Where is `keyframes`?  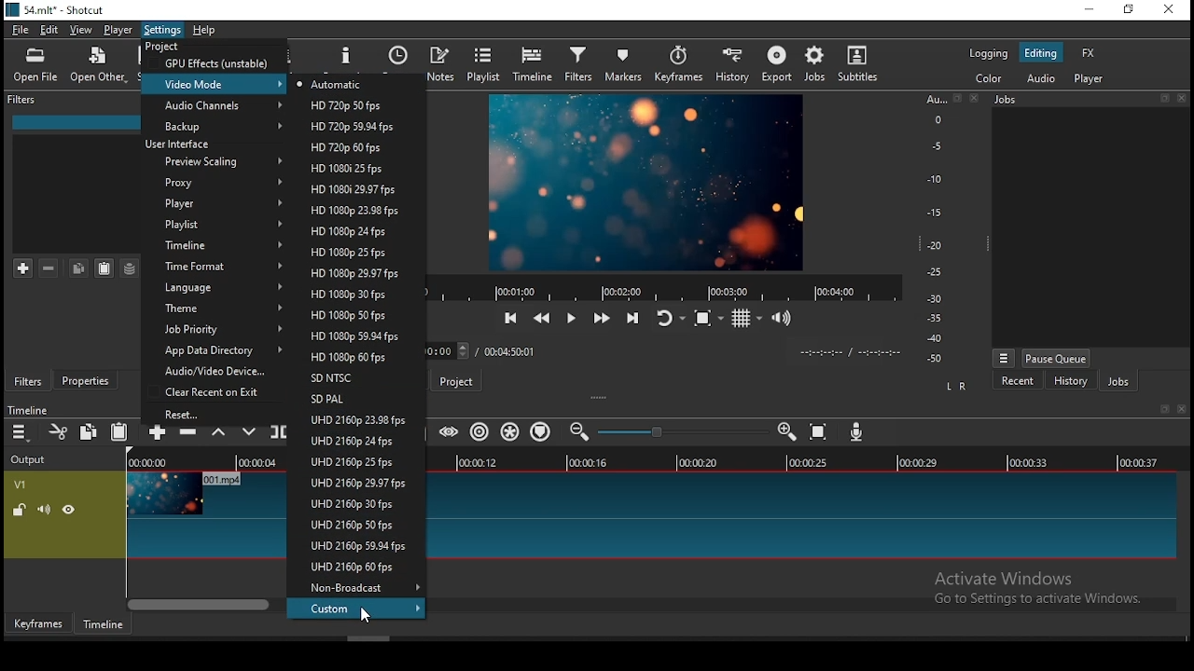 keyframes is located at coordinates (678, 67).